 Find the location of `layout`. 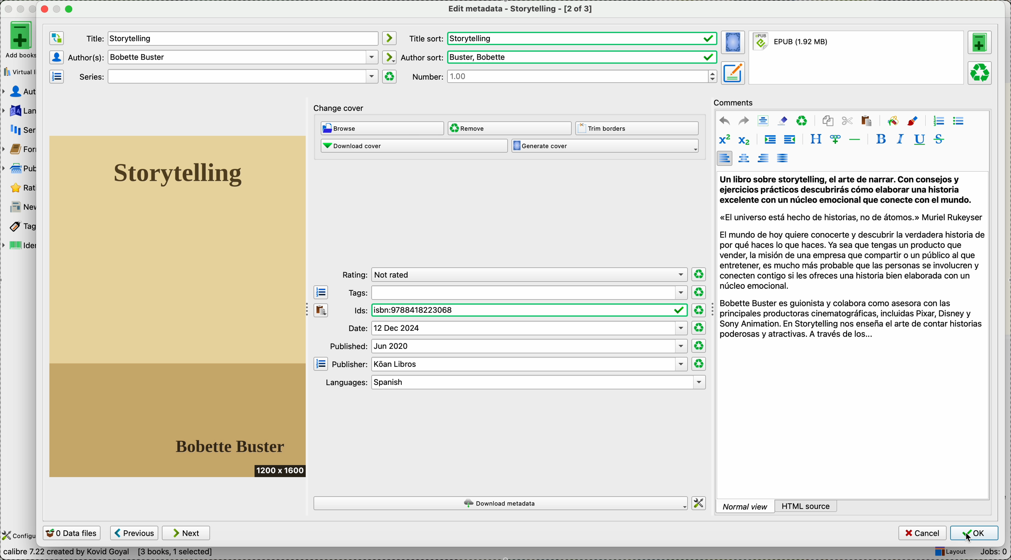

layout is located at coordinates (948, 551).